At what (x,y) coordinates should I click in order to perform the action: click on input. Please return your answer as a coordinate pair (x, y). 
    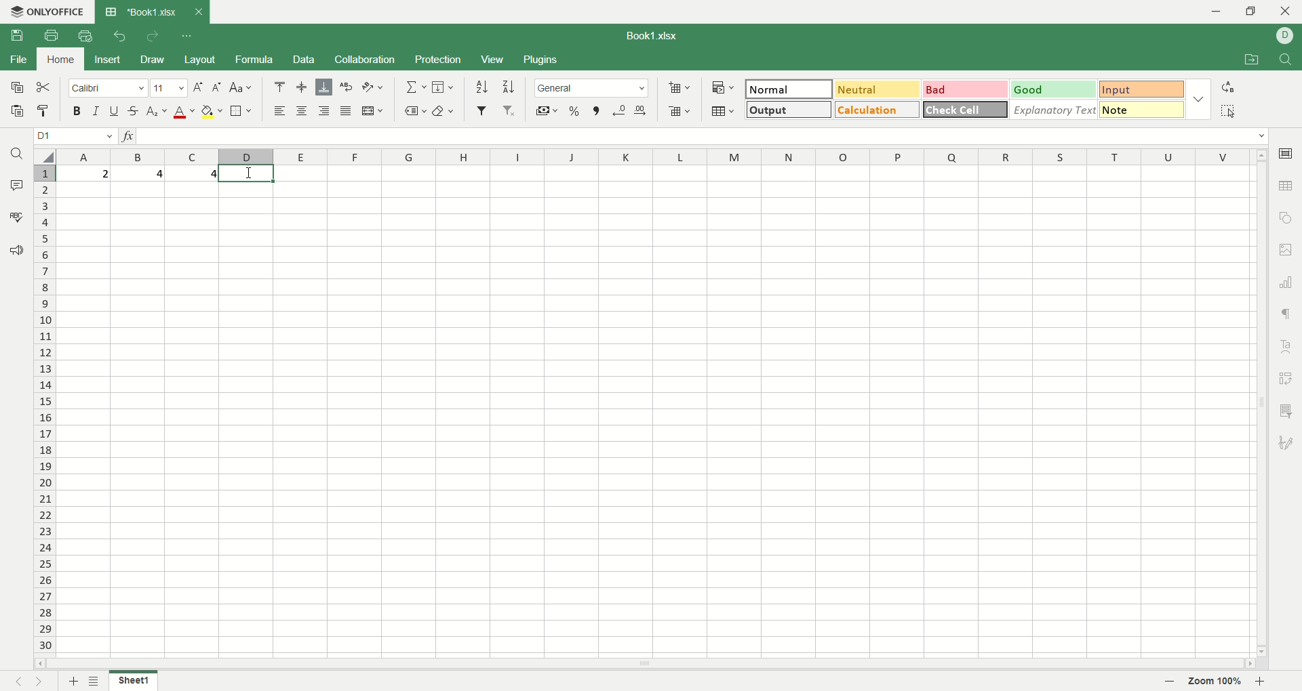
    Looking at the image, I should click on (1141, 88).